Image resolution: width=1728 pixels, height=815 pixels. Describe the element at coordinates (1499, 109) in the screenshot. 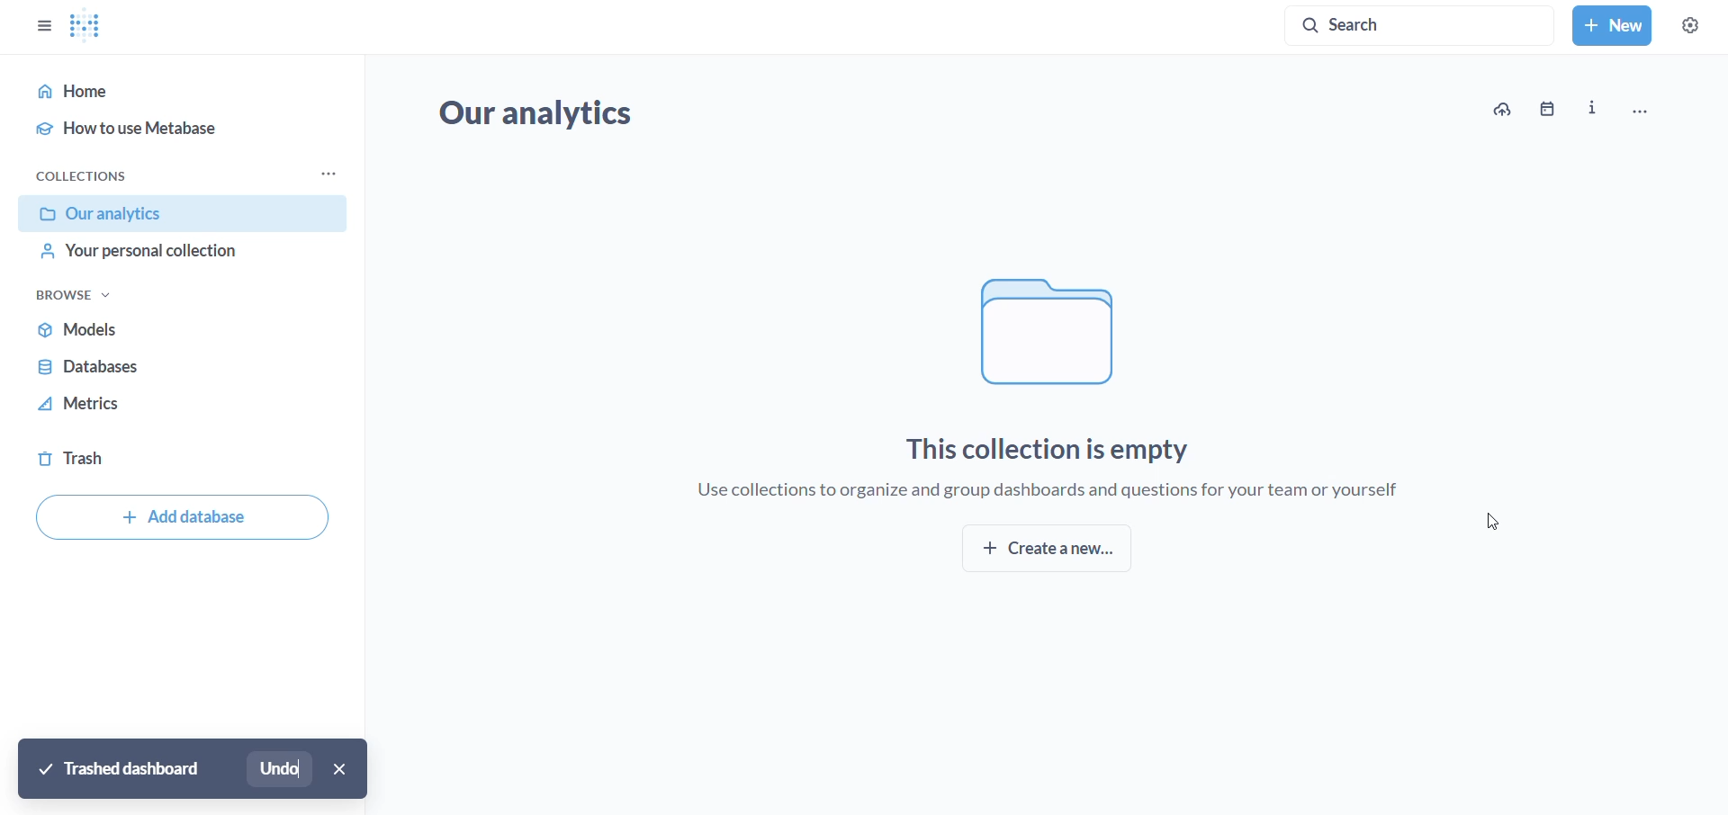

I see `upload` at that location.